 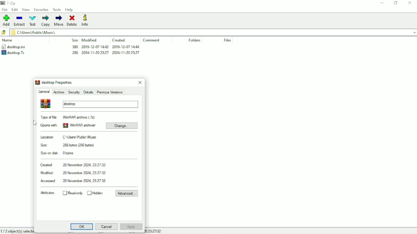 What do you see at coordinates (45, 21) in the screenshot?
I see `Copy` at bounding box center [45, 21].